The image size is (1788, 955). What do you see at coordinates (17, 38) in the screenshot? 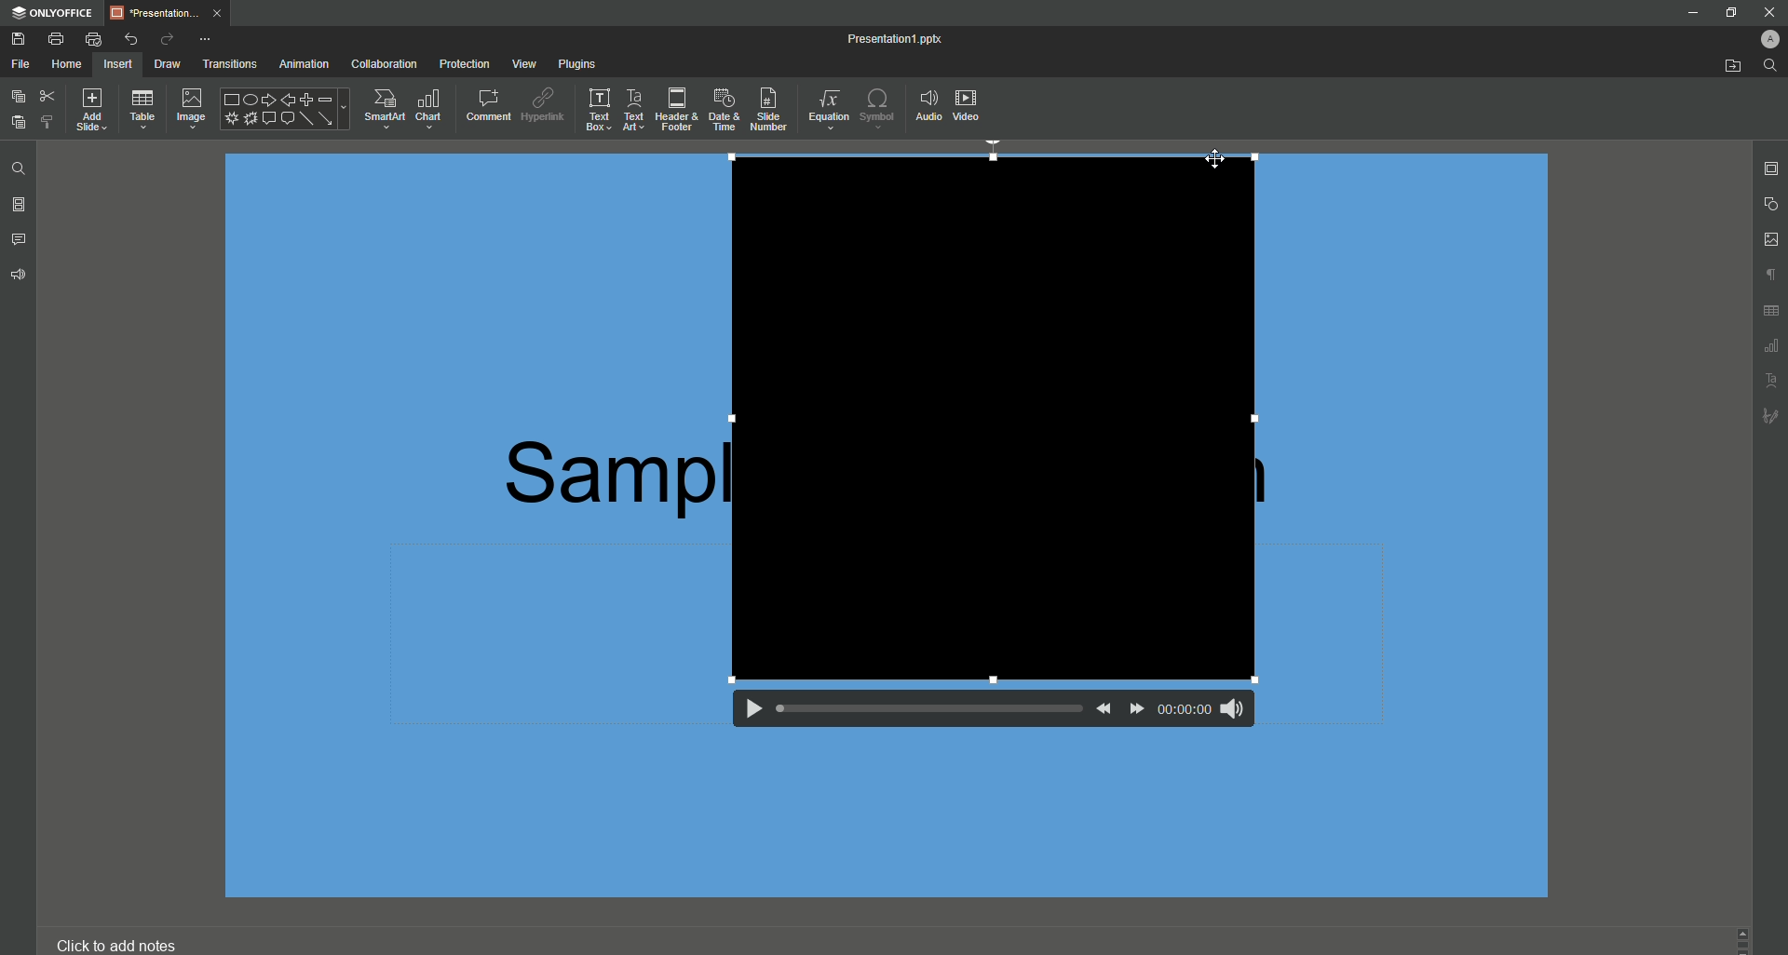
I see `Save` at bounding box center [17, 38].